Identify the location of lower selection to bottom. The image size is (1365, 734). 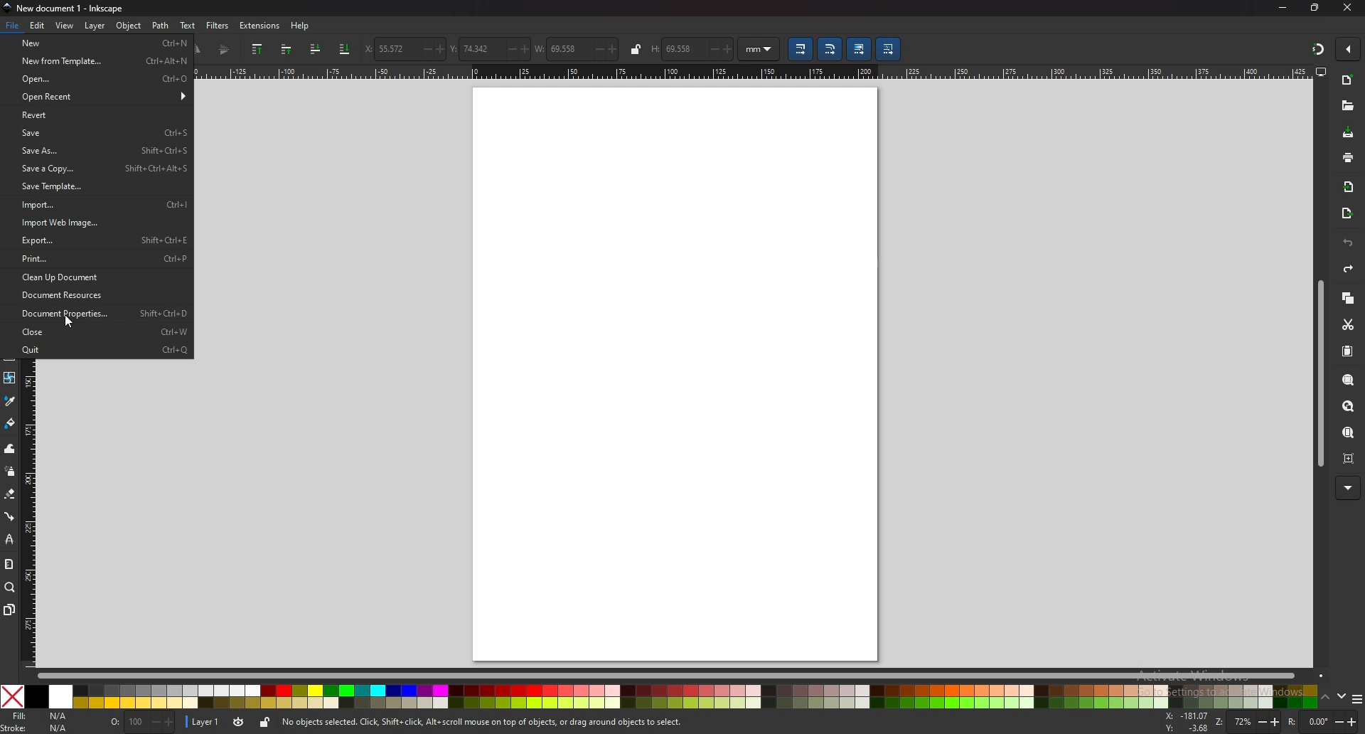
(857, 50).